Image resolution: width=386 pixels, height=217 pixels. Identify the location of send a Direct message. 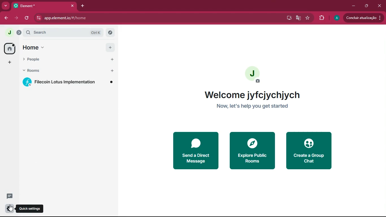
(194, 152).